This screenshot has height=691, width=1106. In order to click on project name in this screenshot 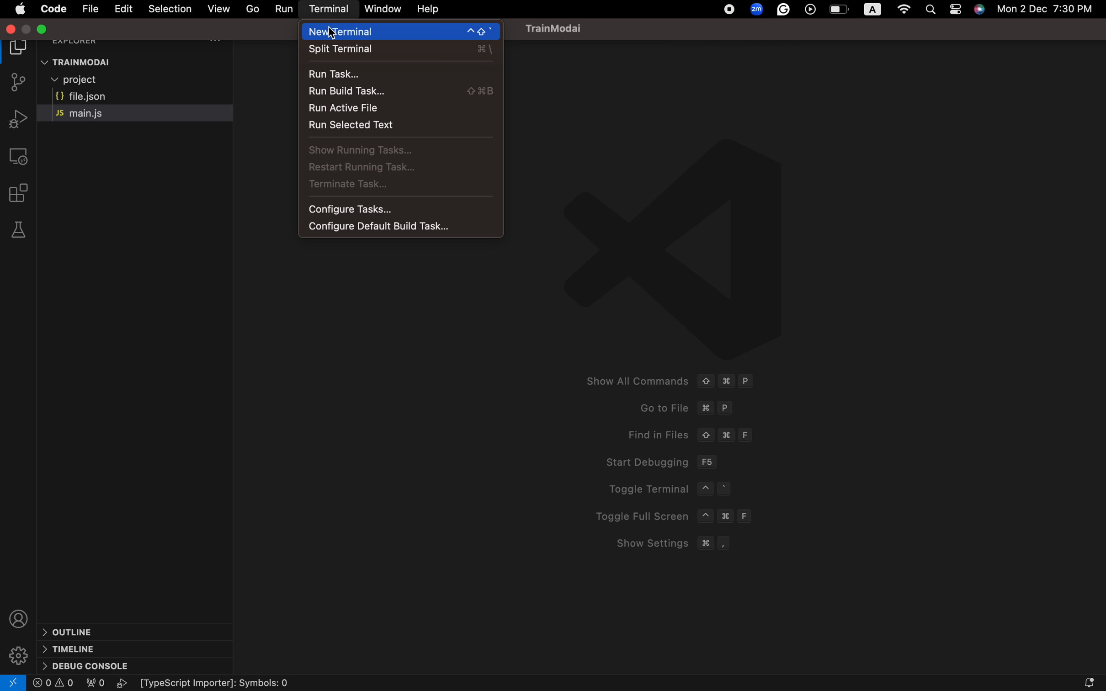, I will do `click(561, 28)`.